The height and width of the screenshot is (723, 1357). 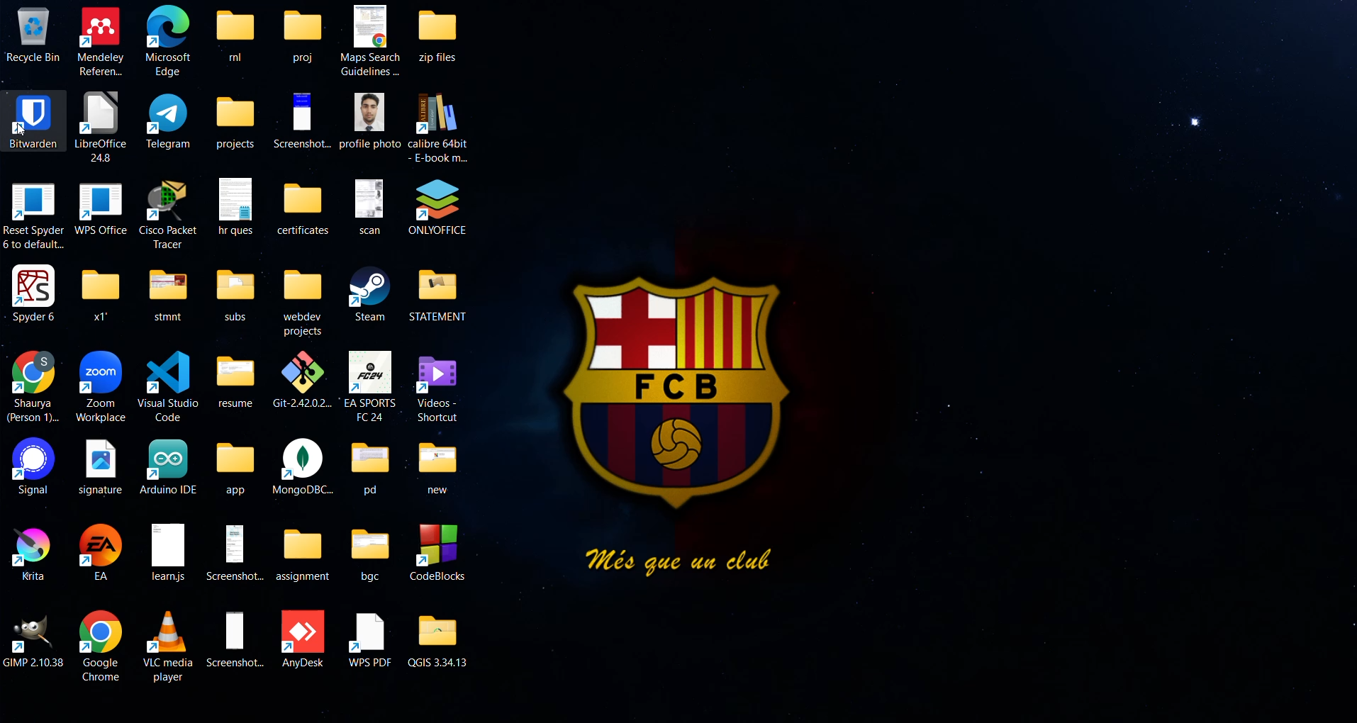 I want to click on Telegram, so click(x=169, y=120).